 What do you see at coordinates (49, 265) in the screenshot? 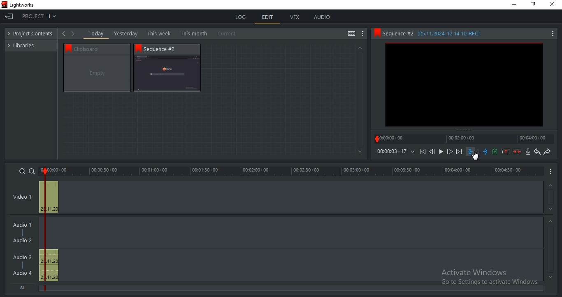
I see `audio` at bounding box center [49, 265].